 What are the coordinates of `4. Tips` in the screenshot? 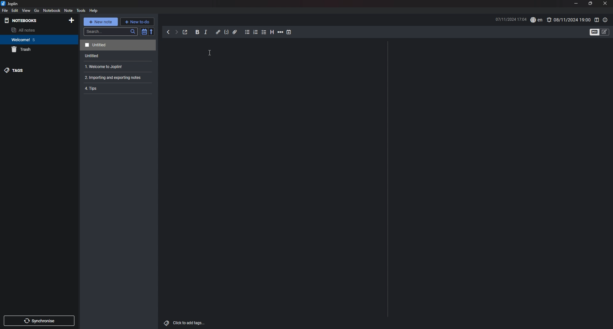 It's located at (111, 89).